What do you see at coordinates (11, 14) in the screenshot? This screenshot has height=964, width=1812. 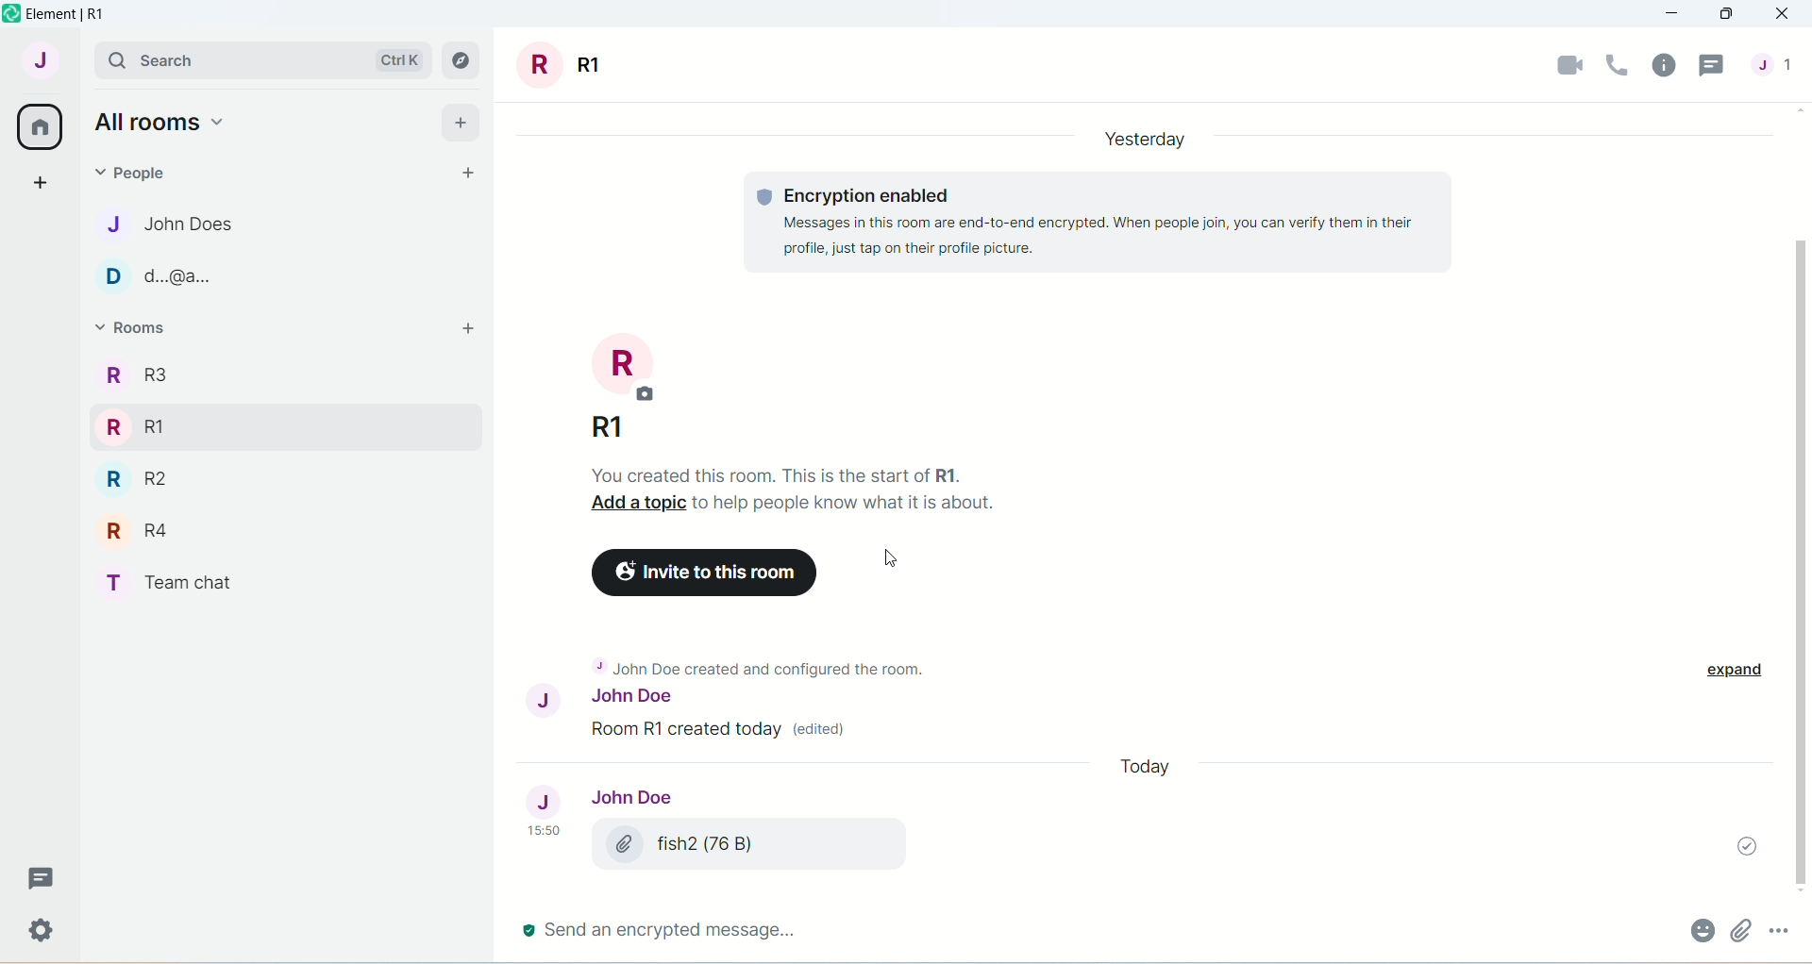 I see `logo` at bounding box center [11, 14].